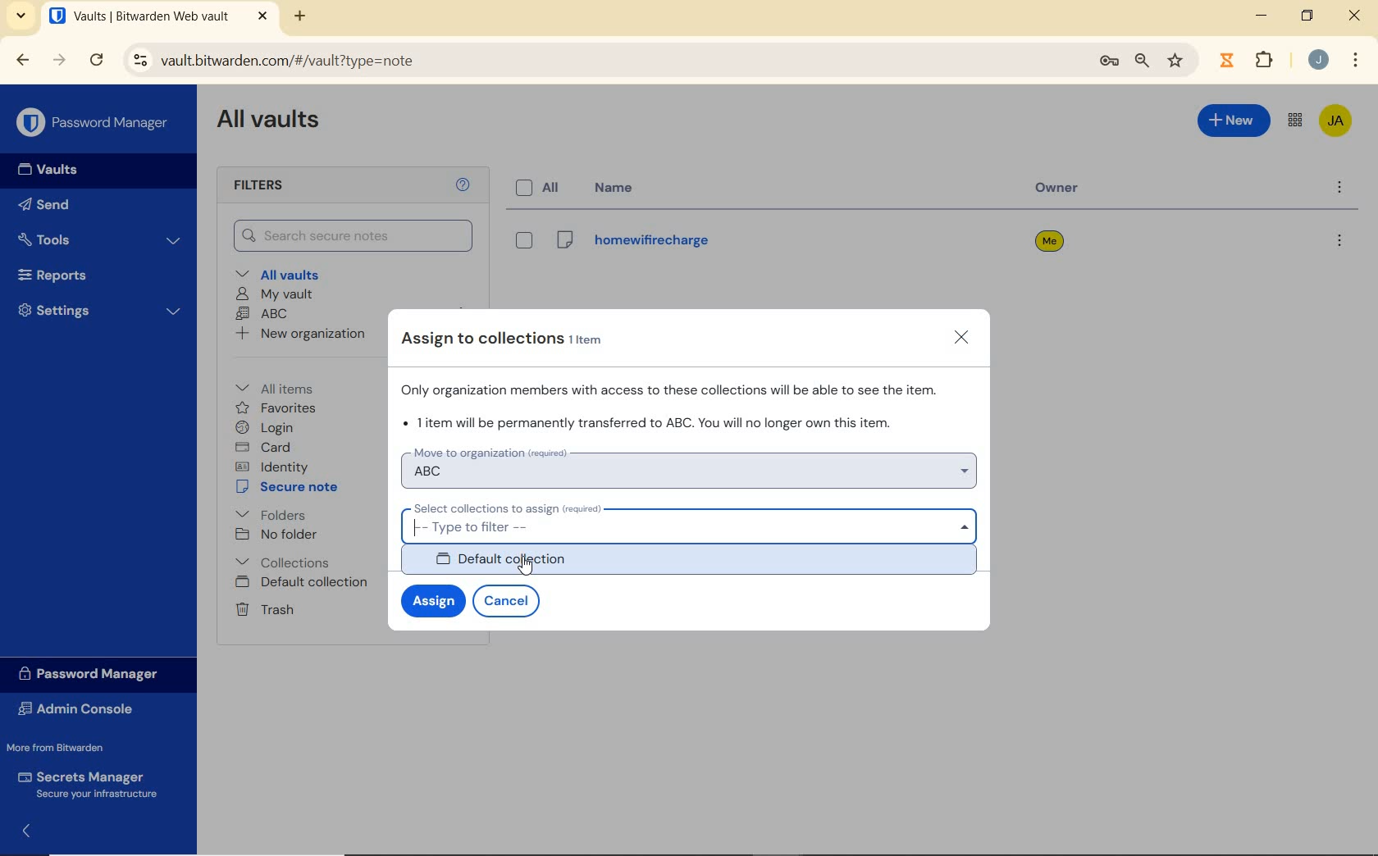  What do you see at coordinates (92, 784) in the screenshot?
I see `Secrets Manager` at bounding box center [92, 784].